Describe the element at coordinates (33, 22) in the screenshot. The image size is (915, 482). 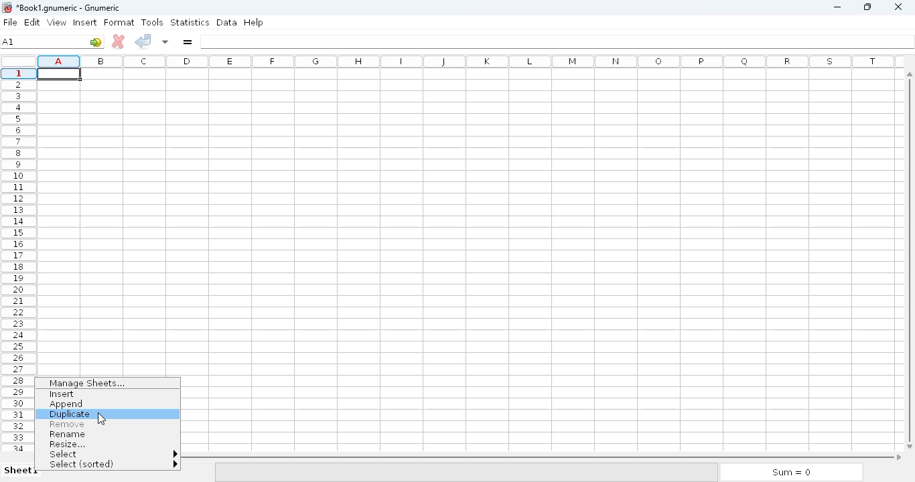
I see `edit` at that location.